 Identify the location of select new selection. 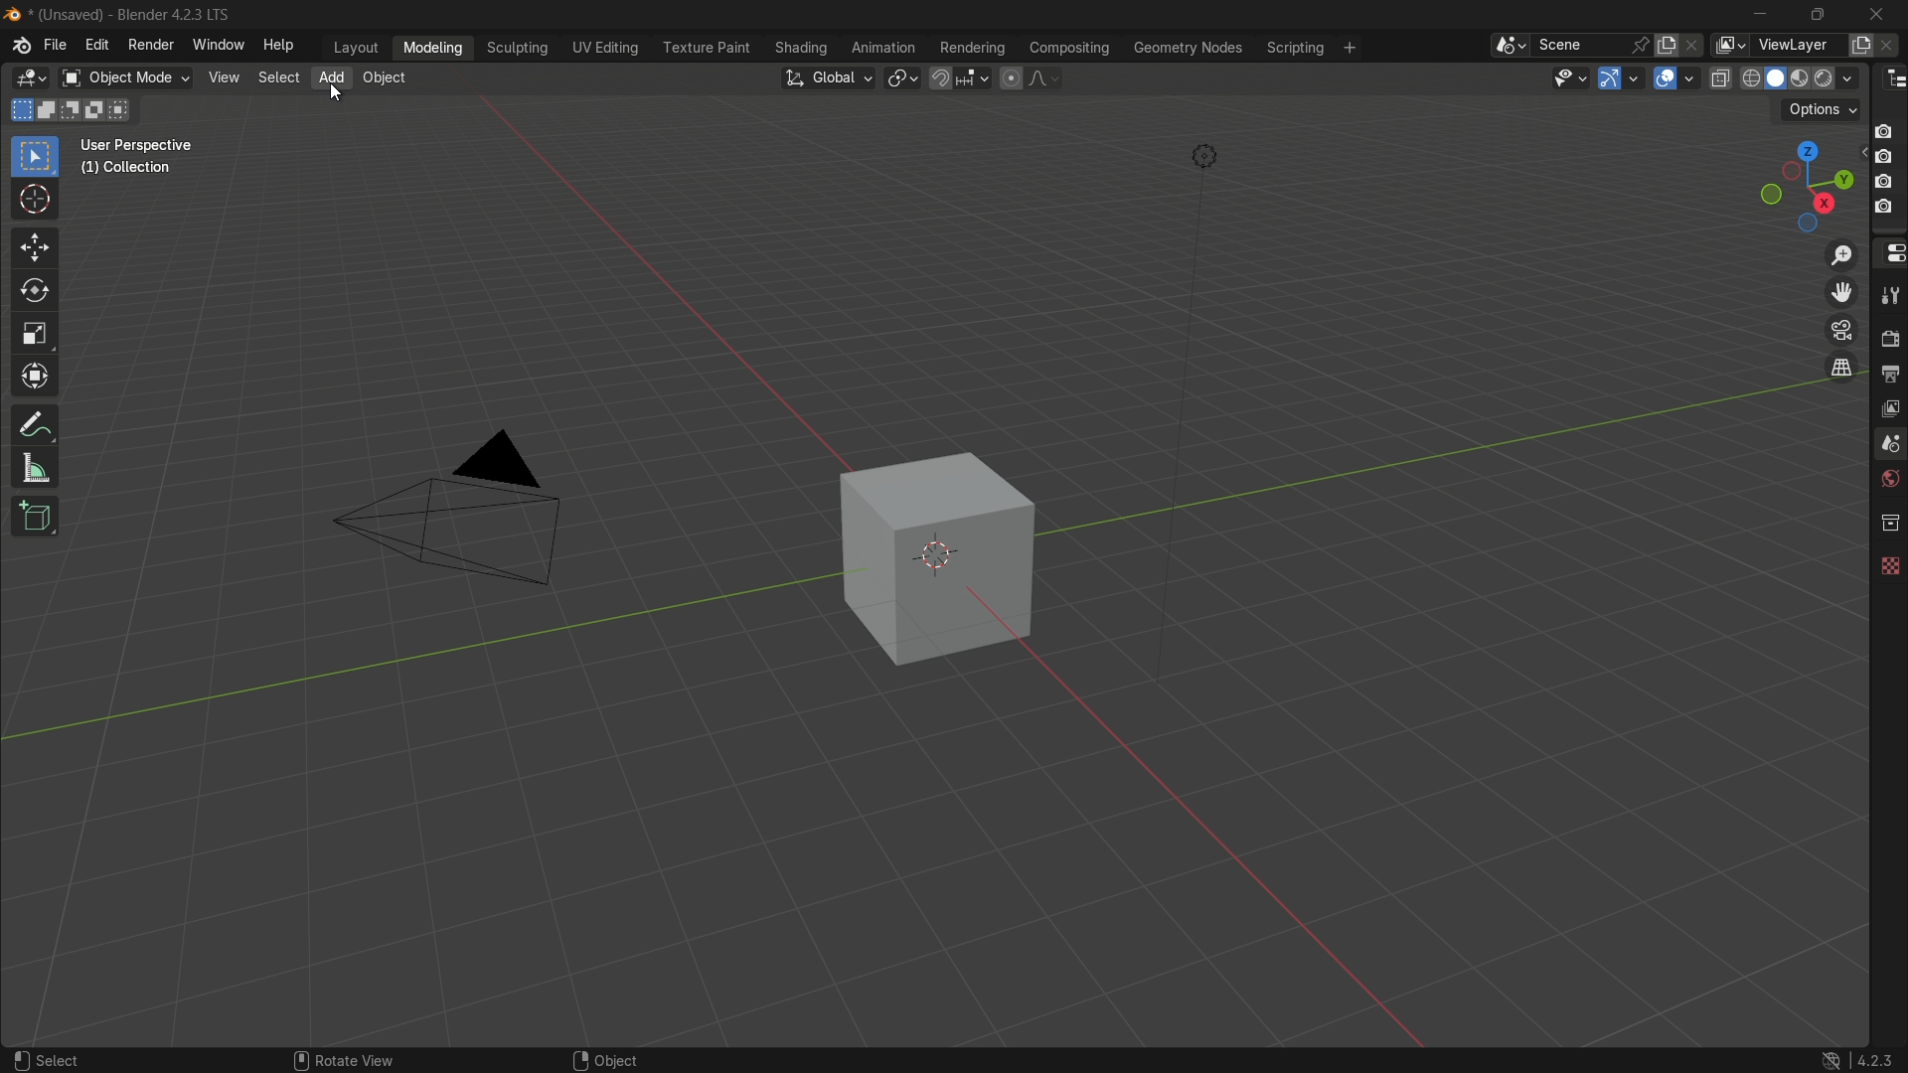
(21, 108).